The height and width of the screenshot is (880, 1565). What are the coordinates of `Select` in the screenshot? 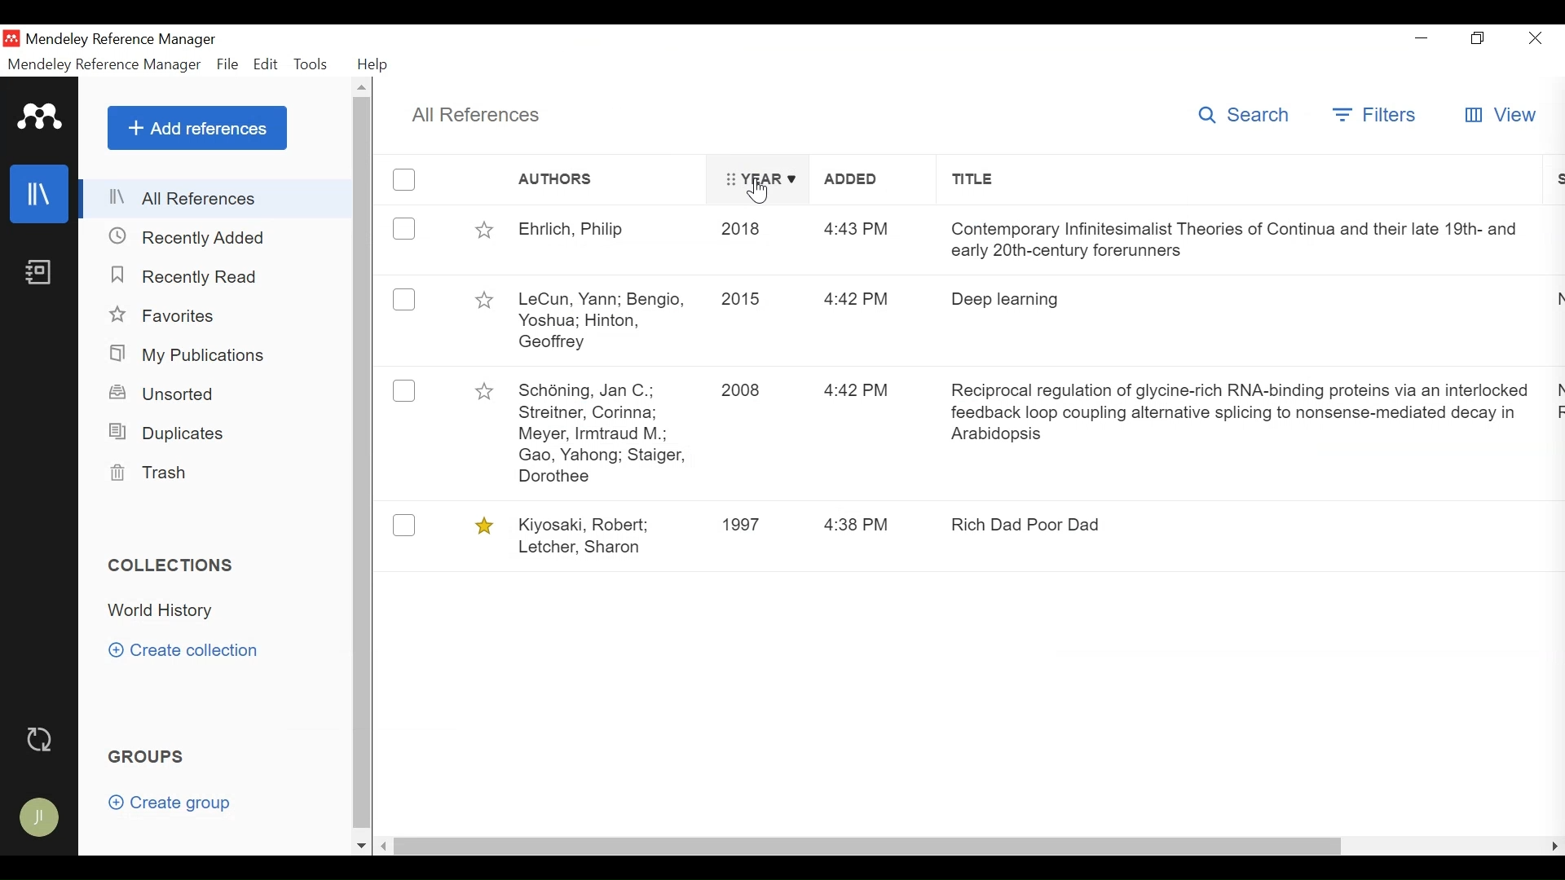 It's located at (404, 526).